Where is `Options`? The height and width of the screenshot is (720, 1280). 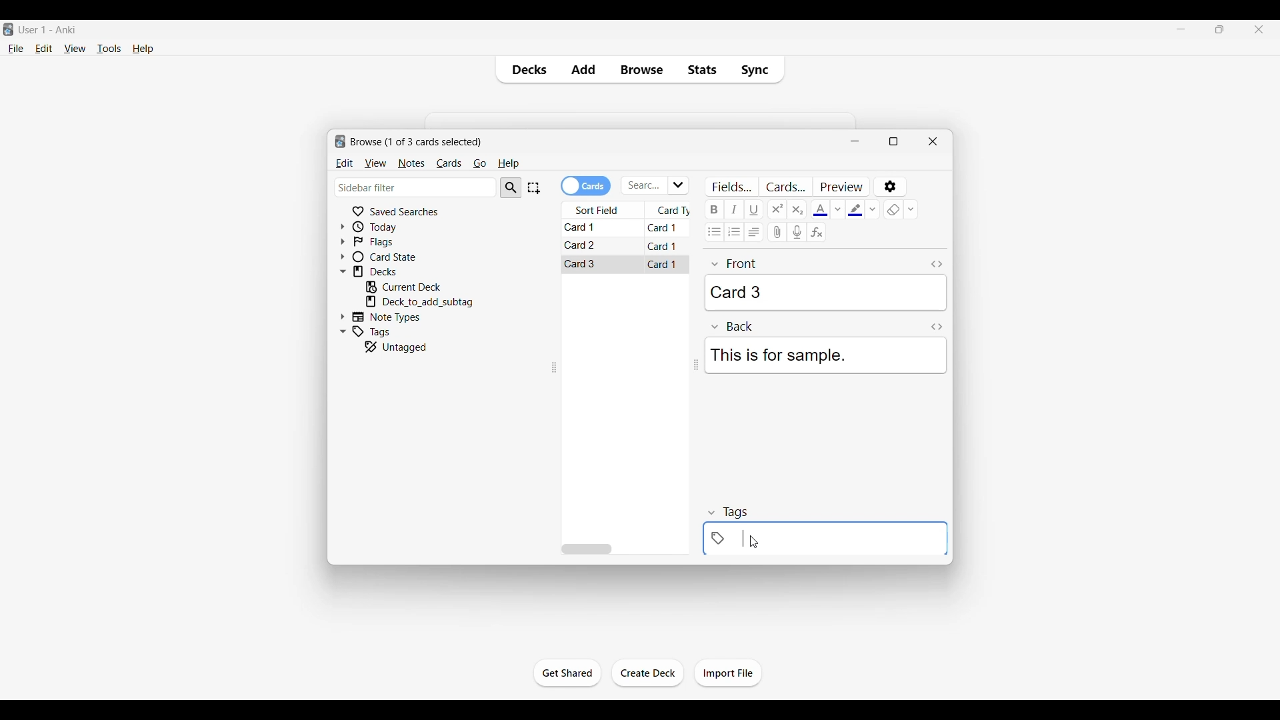 Options is located at coordinates (891, 187).